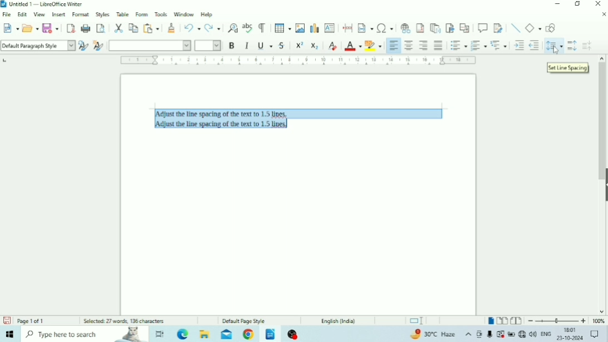 This screenshot has width=608, height=342. I want to click on Meet Now, so click(480, 334).